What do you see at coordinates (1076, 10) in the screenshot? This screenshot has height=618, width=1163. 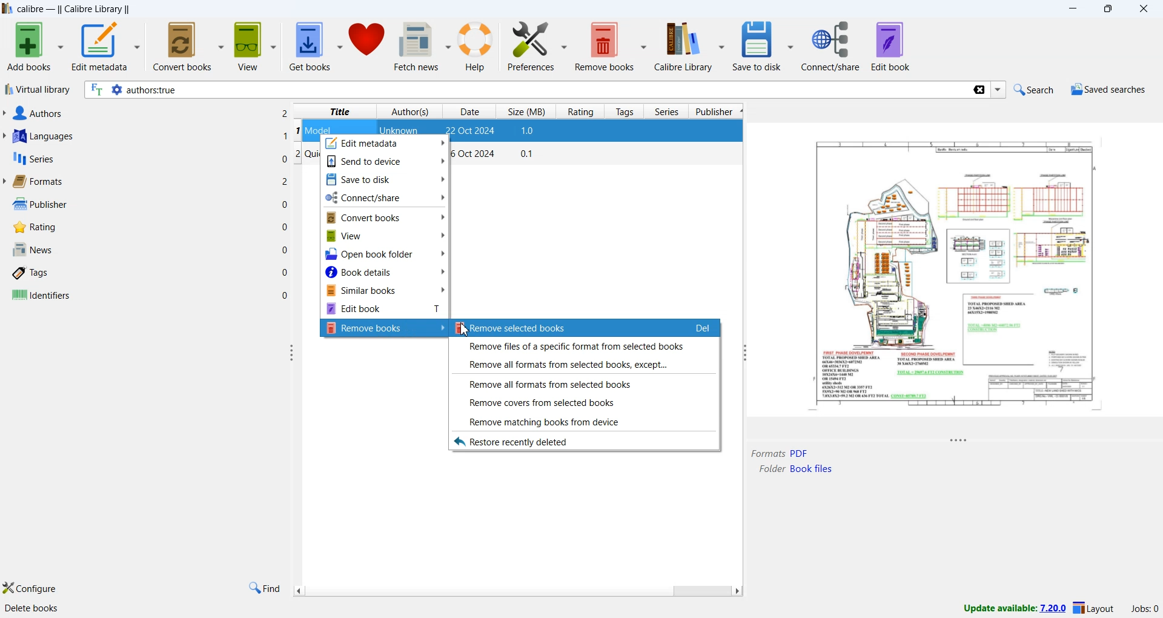 I see `minimize` at bounding box center [1076, 10].